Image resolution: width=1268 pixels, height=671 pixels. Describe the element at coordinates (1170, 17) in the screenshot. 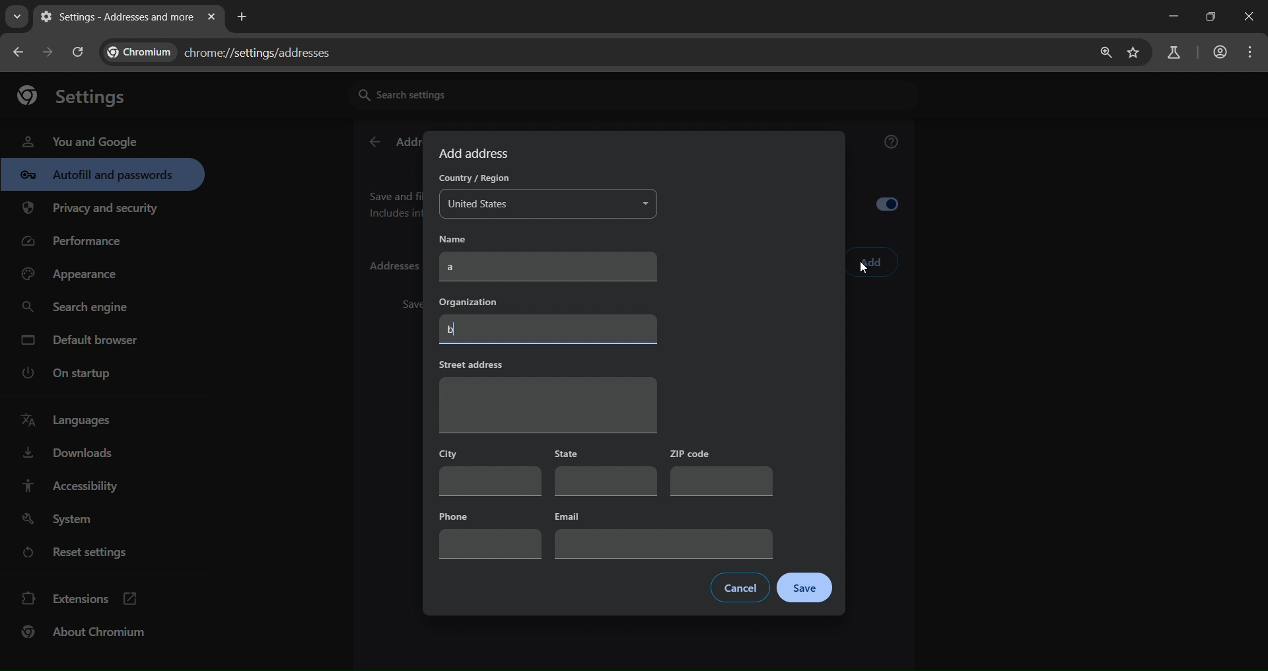

I see `minimize` at that location.